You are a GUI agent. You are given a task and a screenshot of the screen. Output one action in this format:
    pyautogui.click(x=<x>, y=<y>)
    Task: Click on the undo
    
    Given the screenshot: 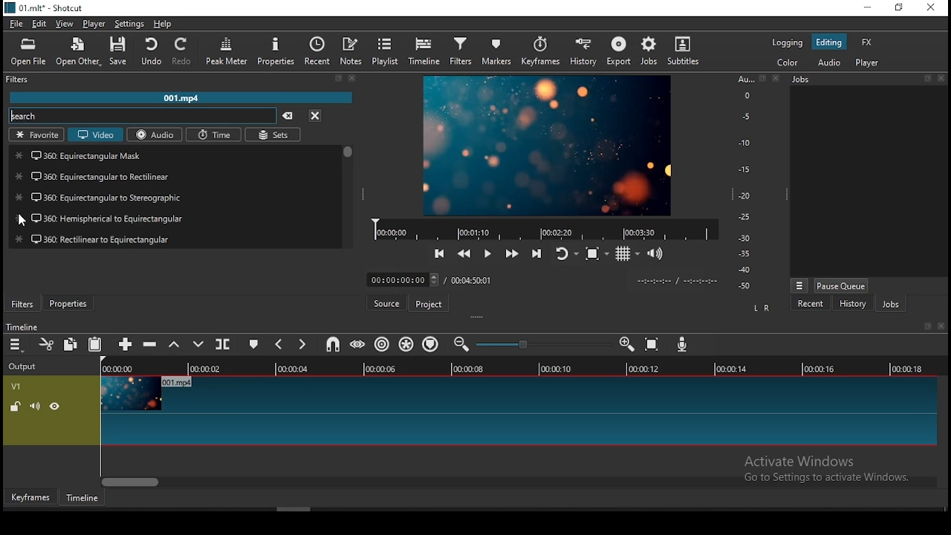 What is the action you would take?
    pyautogui.click(x=155, y=52)
    